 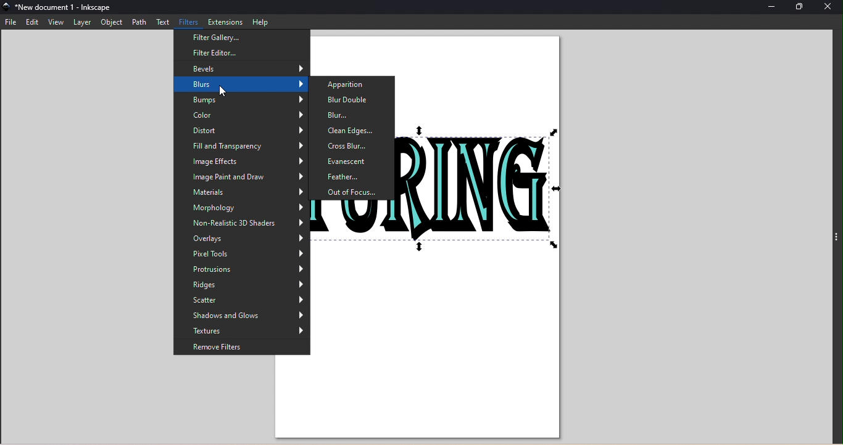 I want to click on Pixel tools, so click(x=241, y=252).